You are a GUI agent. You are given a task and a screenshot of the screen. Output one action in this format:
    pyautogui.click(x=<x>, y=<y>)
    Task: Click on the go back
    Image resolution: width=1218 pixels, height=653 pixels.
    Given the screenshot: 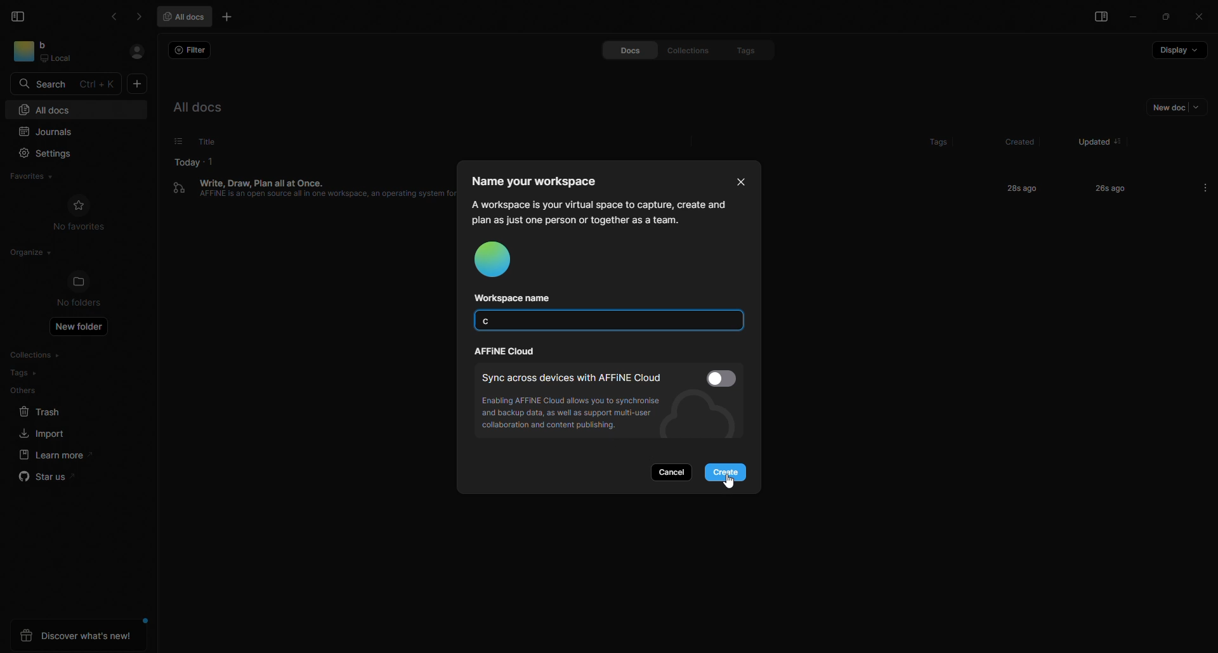 What is the action you would take?
    pyautogui.click(x=116, y=16)
    